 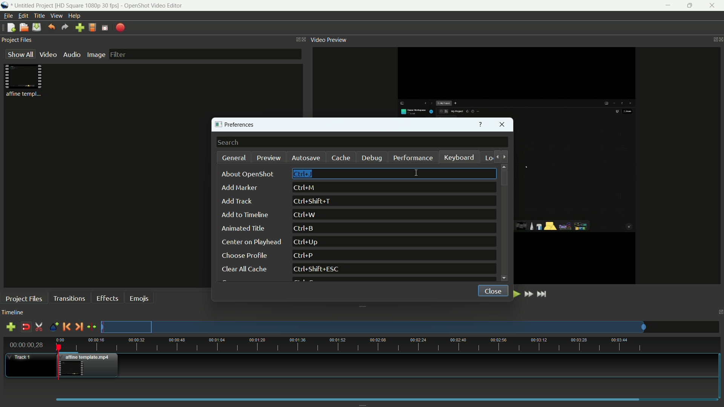 I want to click on fast forward, so click(x=529, y=294).